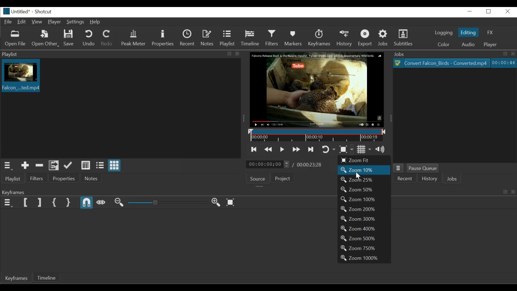  I want to click on Jobs, so click(383, 38).